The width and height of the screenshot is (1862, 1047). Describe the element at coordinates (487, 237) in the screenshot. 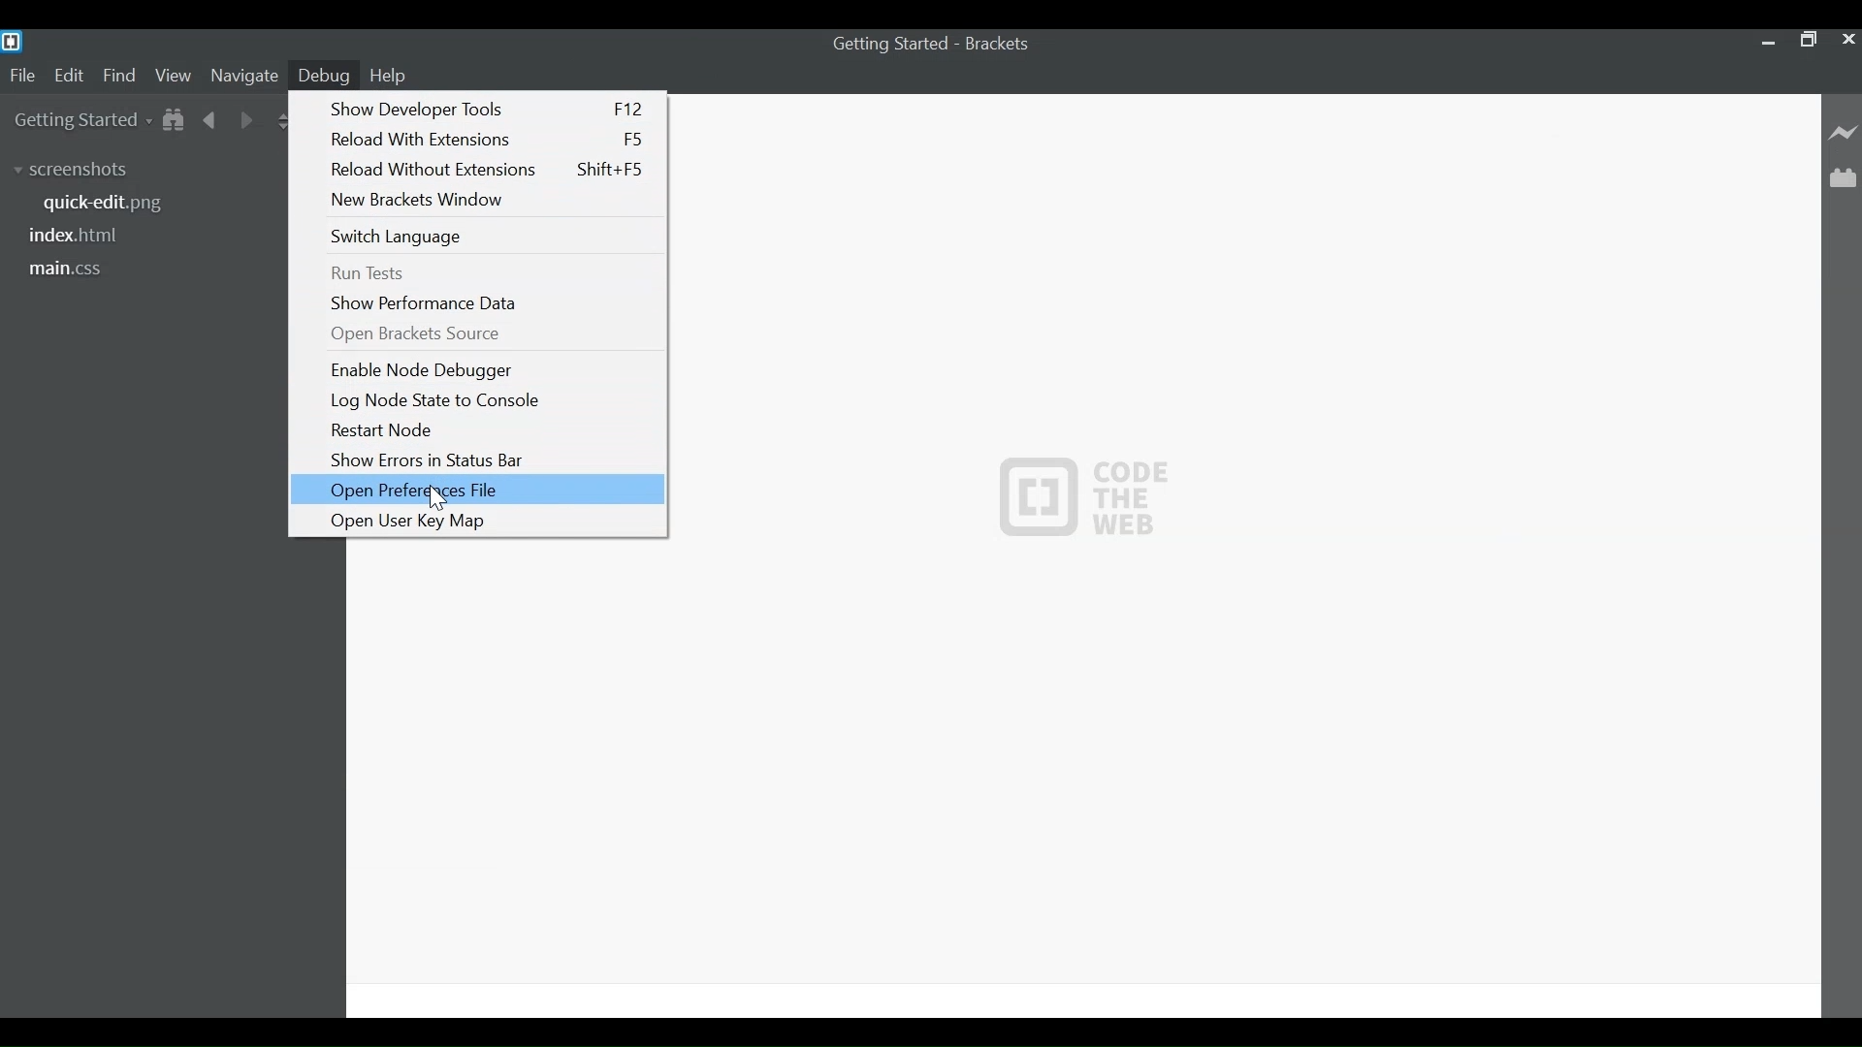

I see `Switch Language` at that location.